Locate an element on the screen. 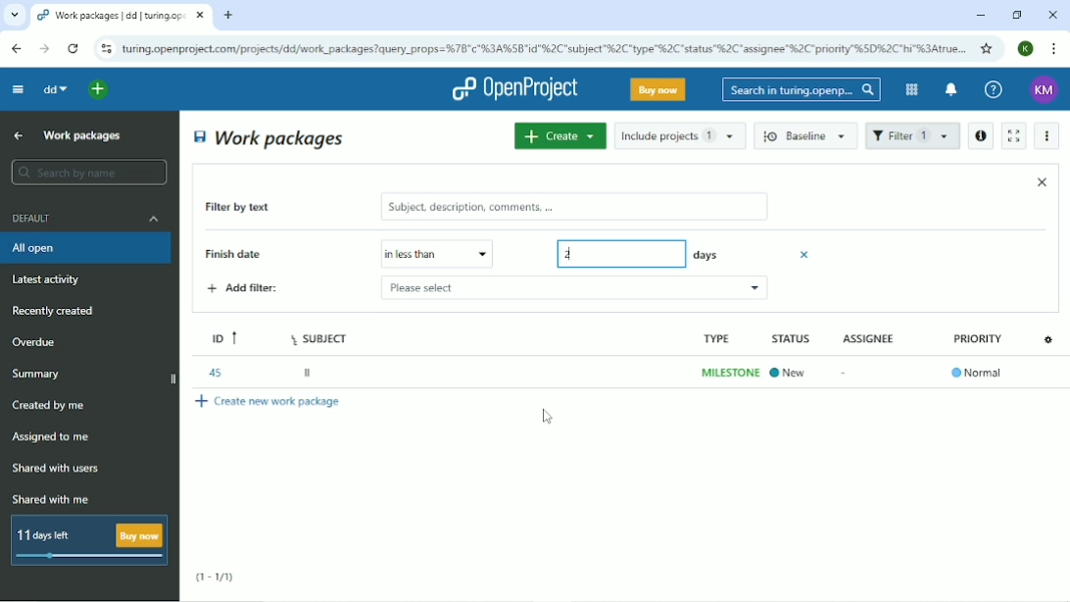  Bookmark this tab is located at coordinates (987, 48).